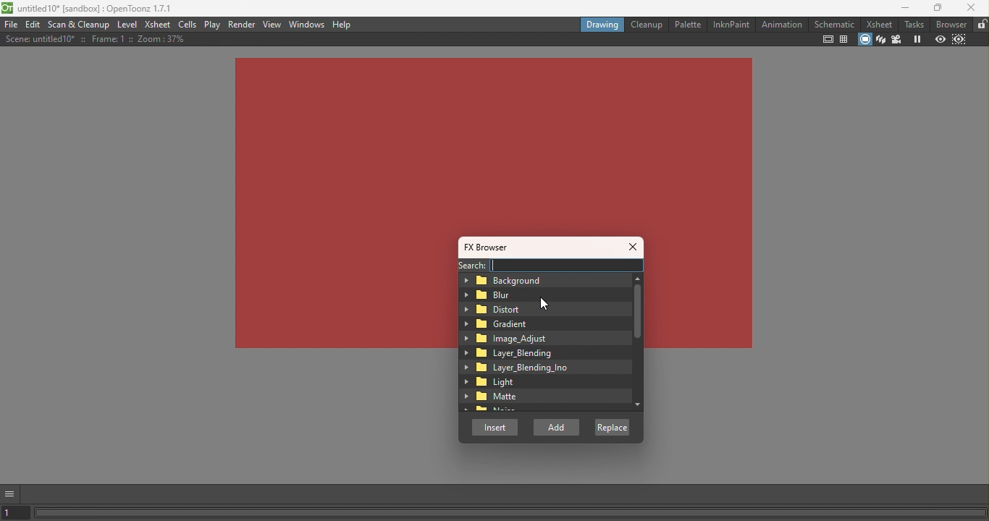  What do you see at coordinates (877, 23) in the screenshot?
I see `Xsheet` at bounding box center [877, 23].